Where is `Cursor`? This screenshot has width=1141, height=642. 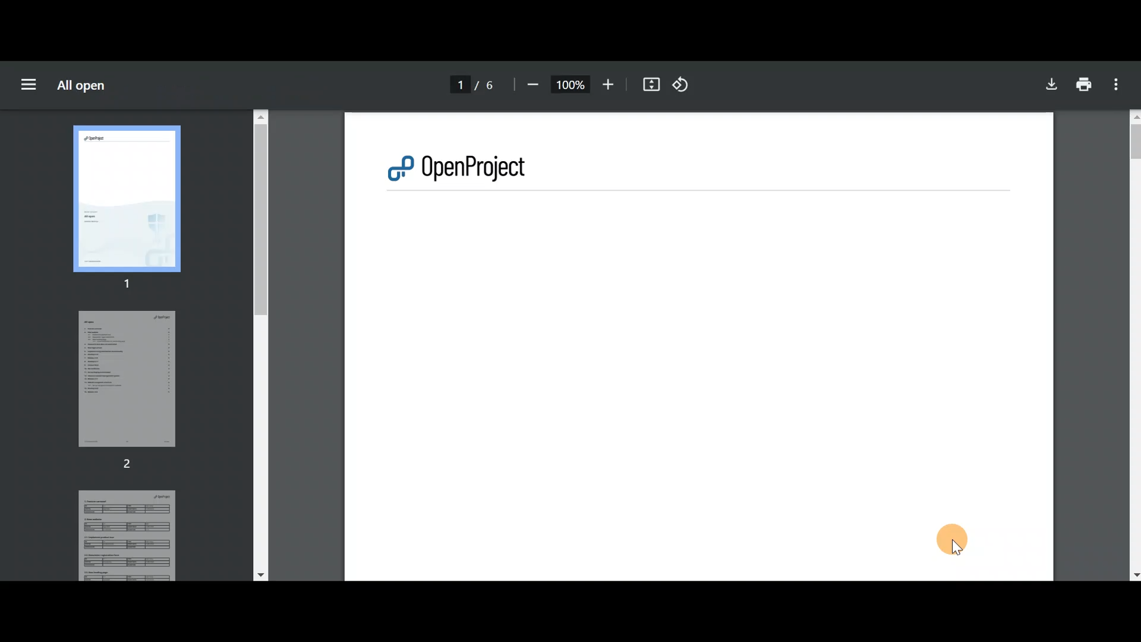 Cursor is located at coordinates (962, 537).